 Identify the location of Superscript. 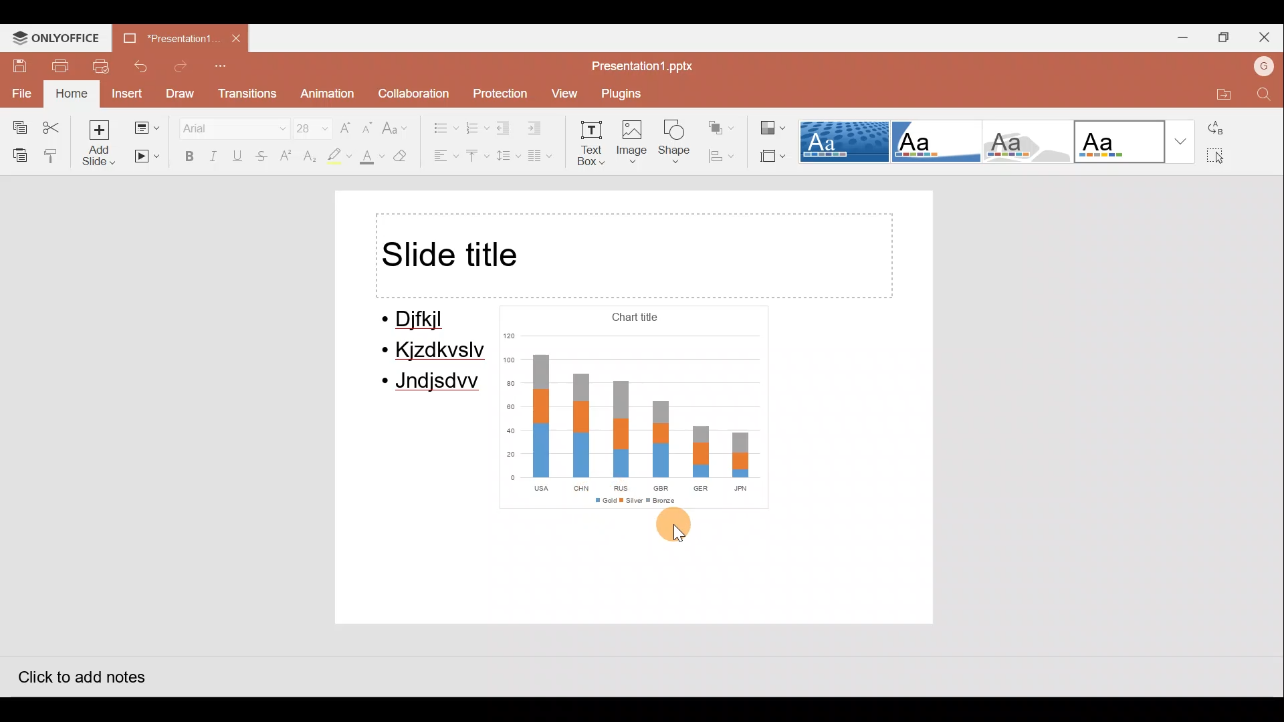
(286, 157).